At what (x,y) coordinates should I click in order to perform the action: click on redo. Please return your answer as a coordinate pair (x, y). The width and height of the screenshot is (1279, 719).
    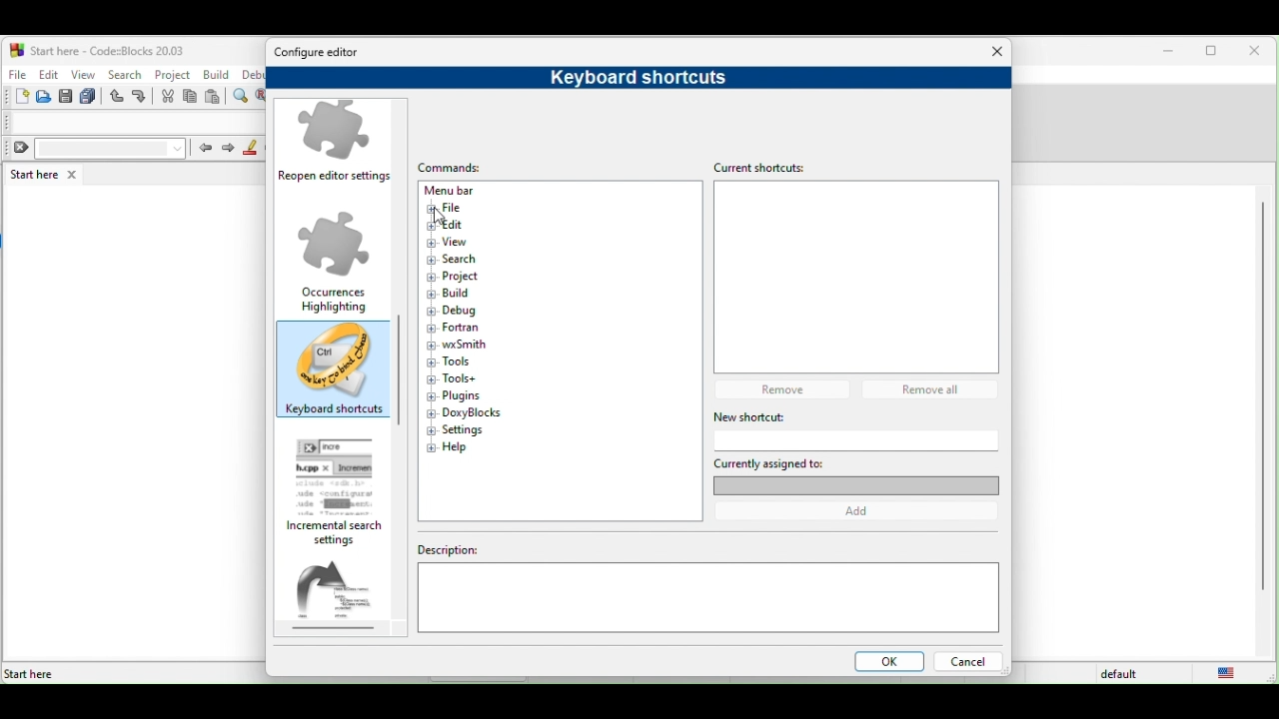
    Looking at the image, I should click on (142, 97).